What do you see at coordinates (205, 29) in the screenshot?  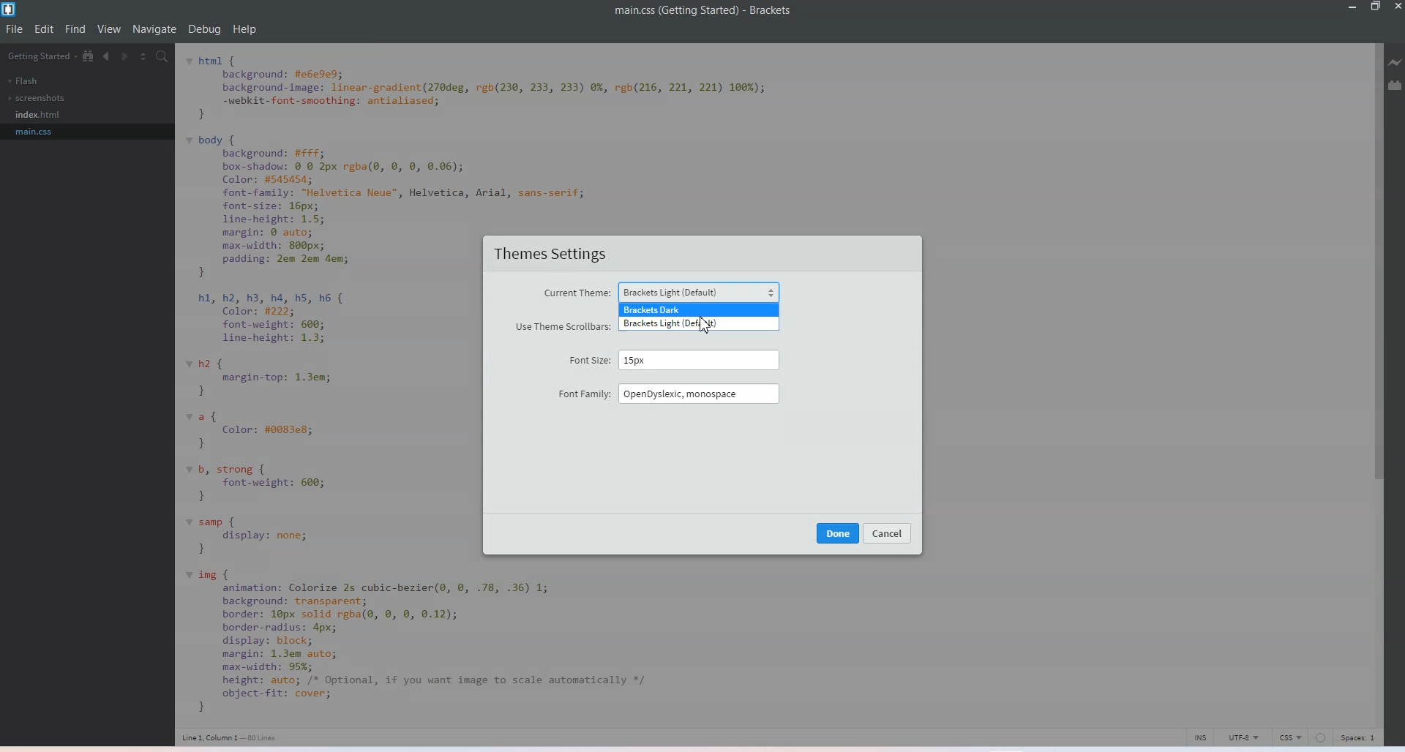 I see `Debug` at bounding box center [205, 29].